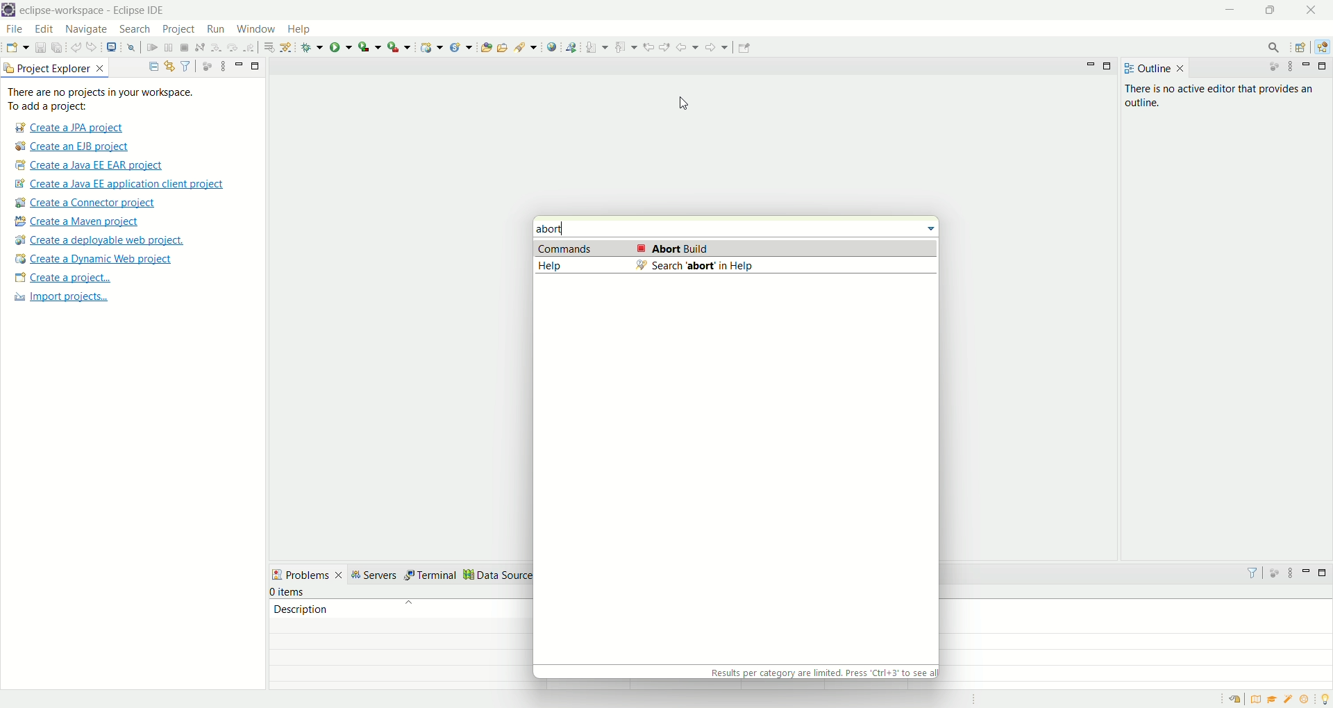 Image resolution: width=1333 pixels, height=708 pixels. Describe the element at coordinates (687, 47) in the screenshot. I see `back` at that location.